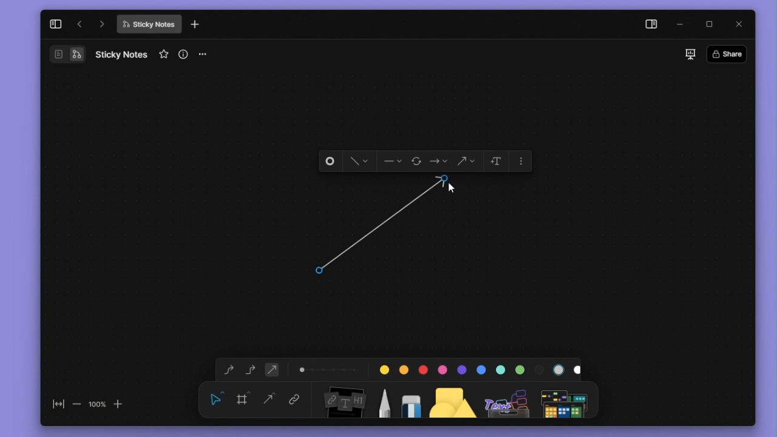  Describe the element at coordinates (149, 24) in the screenshot. I see `file name` at that location.